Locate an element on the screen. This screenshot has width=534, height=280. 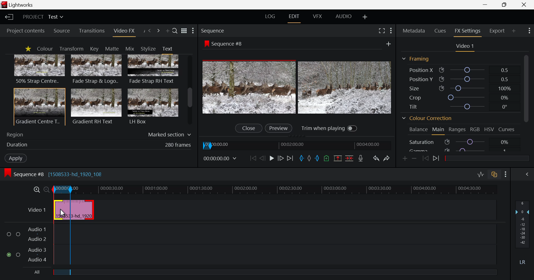
Favorites is located at coordinates (28, 49).